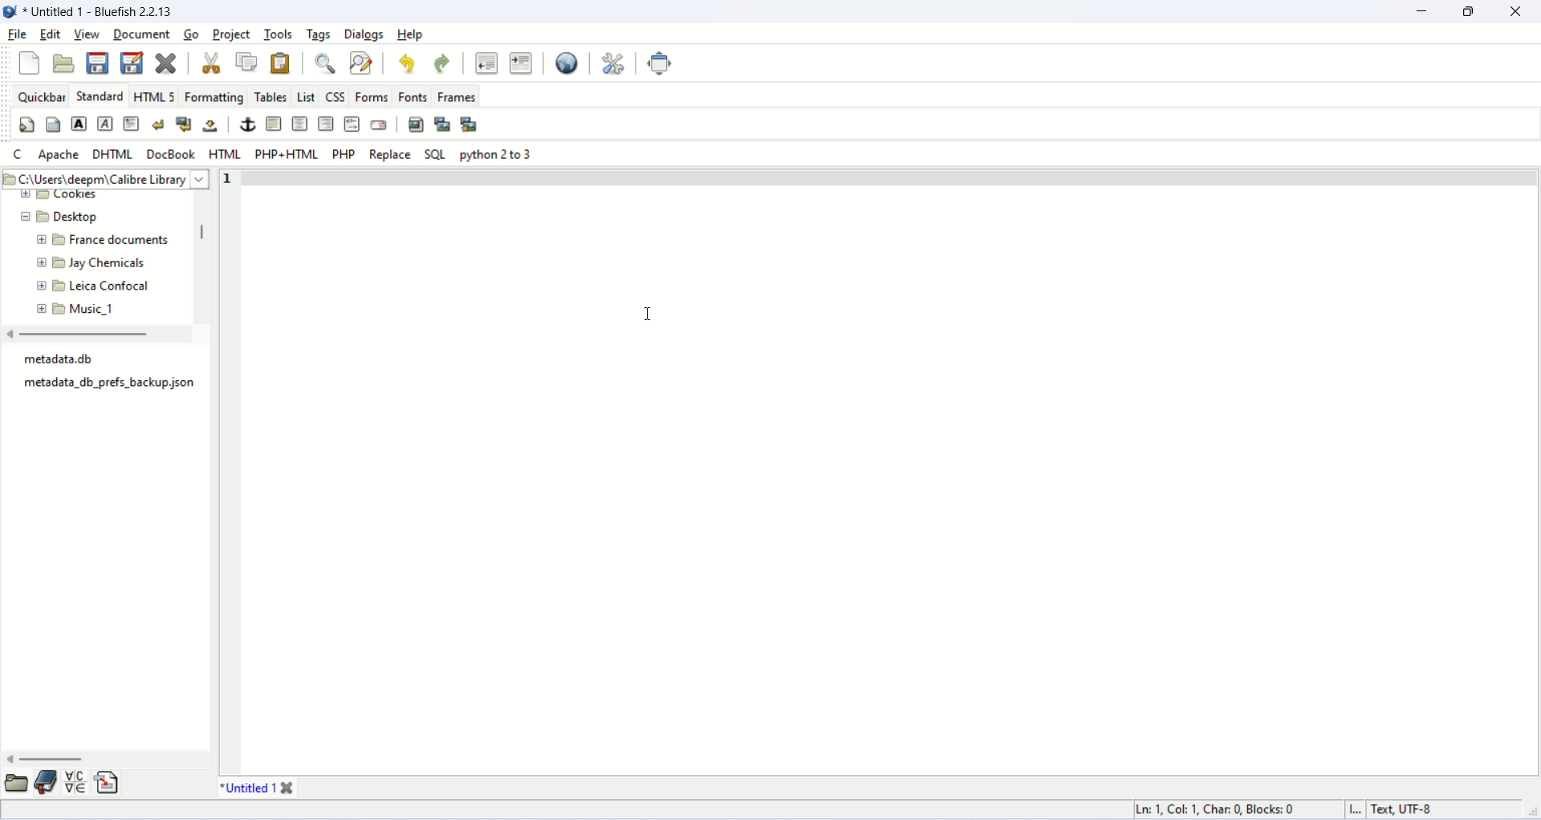 This screenshot has width=1541, height=820. What do you see at coordinates (307, 97) in the screenshot?
I see `` at bounding box center [307, 97].